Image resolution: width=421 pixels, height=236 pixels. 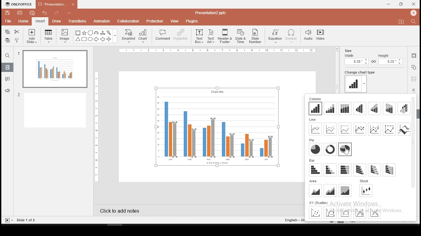 What do you see at coordinates (57, 21) in the screenshot?
I see `draw` at bounding box center [57, 21].